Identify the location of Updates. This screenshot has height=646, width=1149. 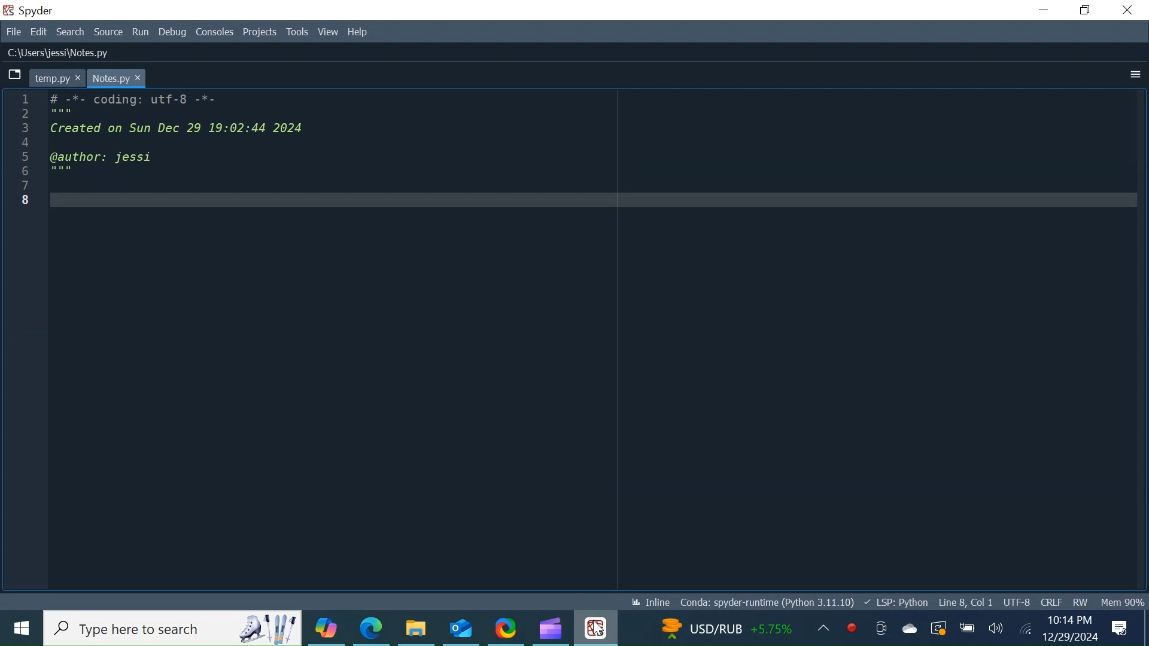
(744, 626).